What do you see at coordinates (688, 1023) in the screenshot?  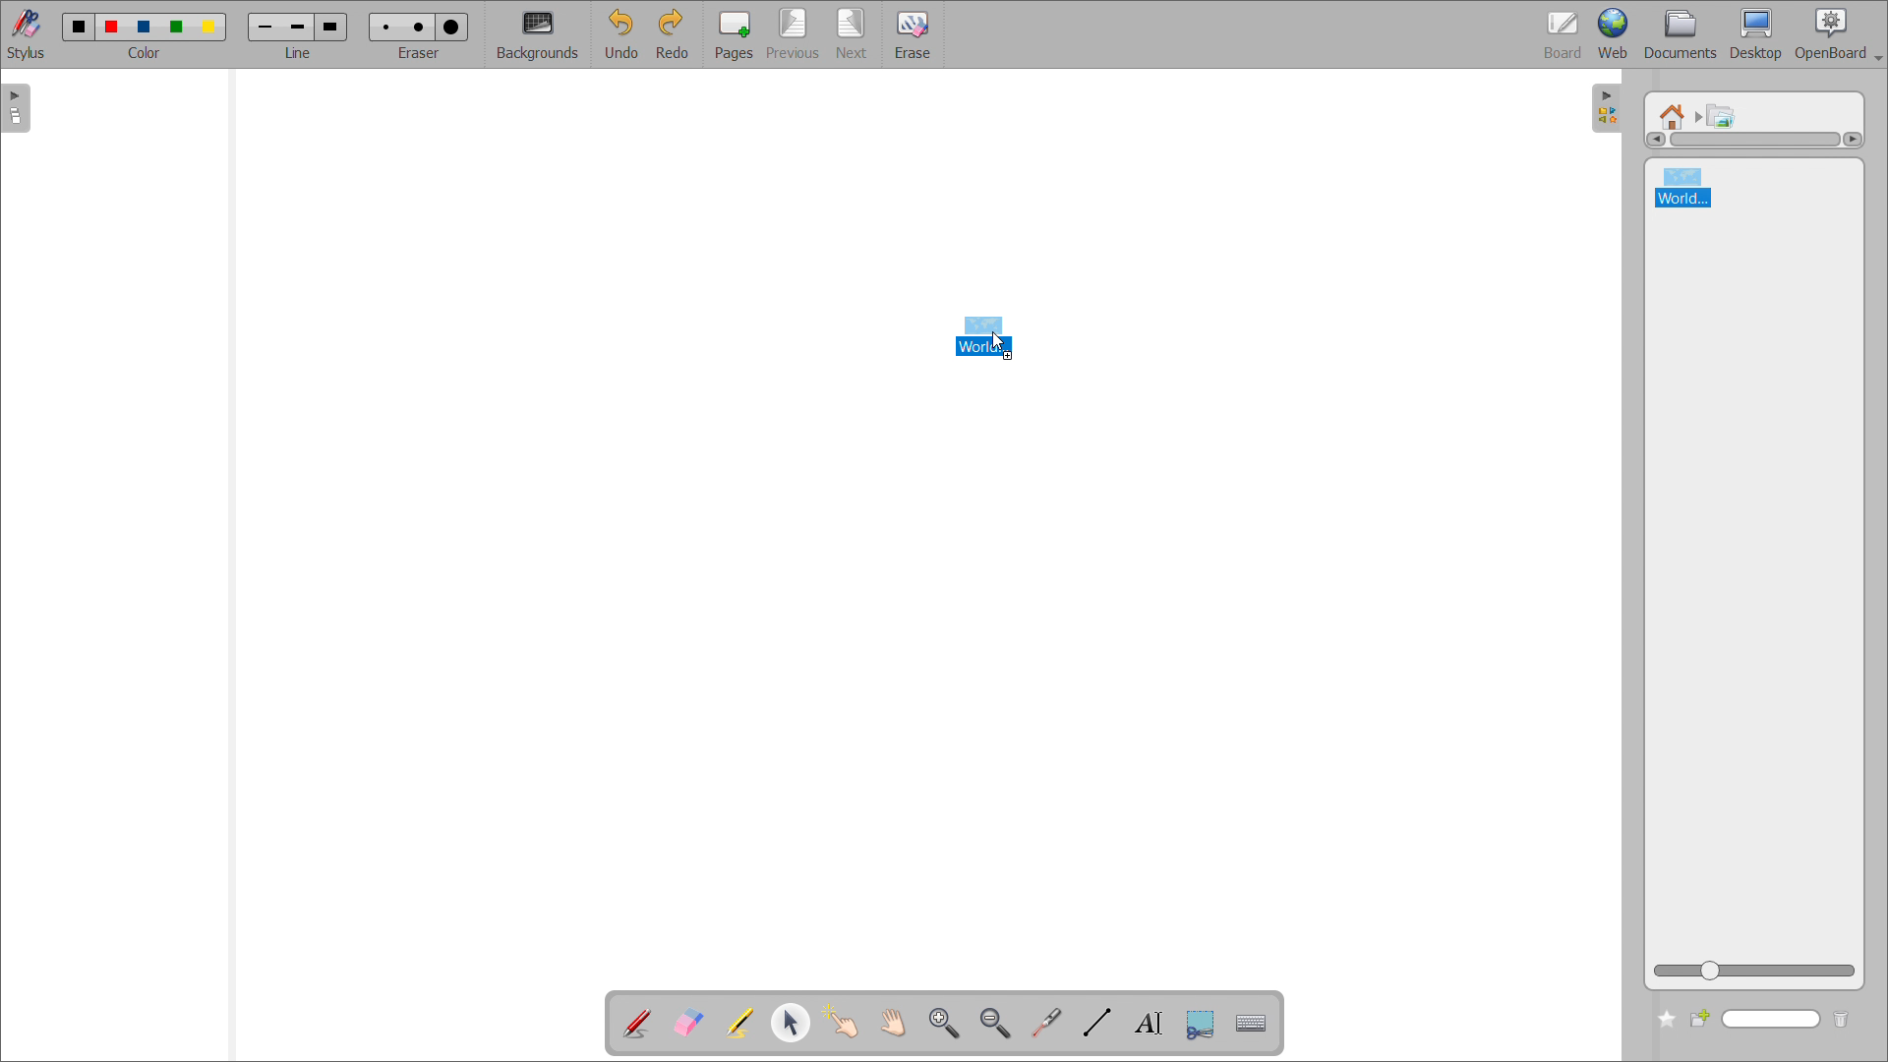 I see `erase annotation` at bounding box center [688, 1023].